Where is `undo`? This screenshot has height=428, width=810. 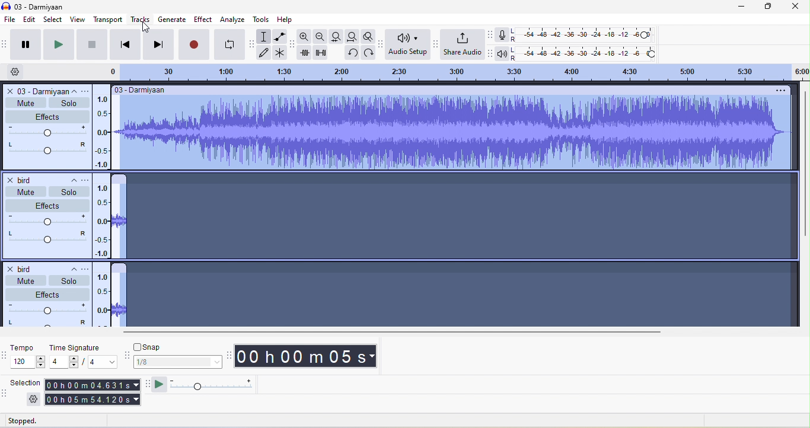 undo is located at coordinates (350, 52).